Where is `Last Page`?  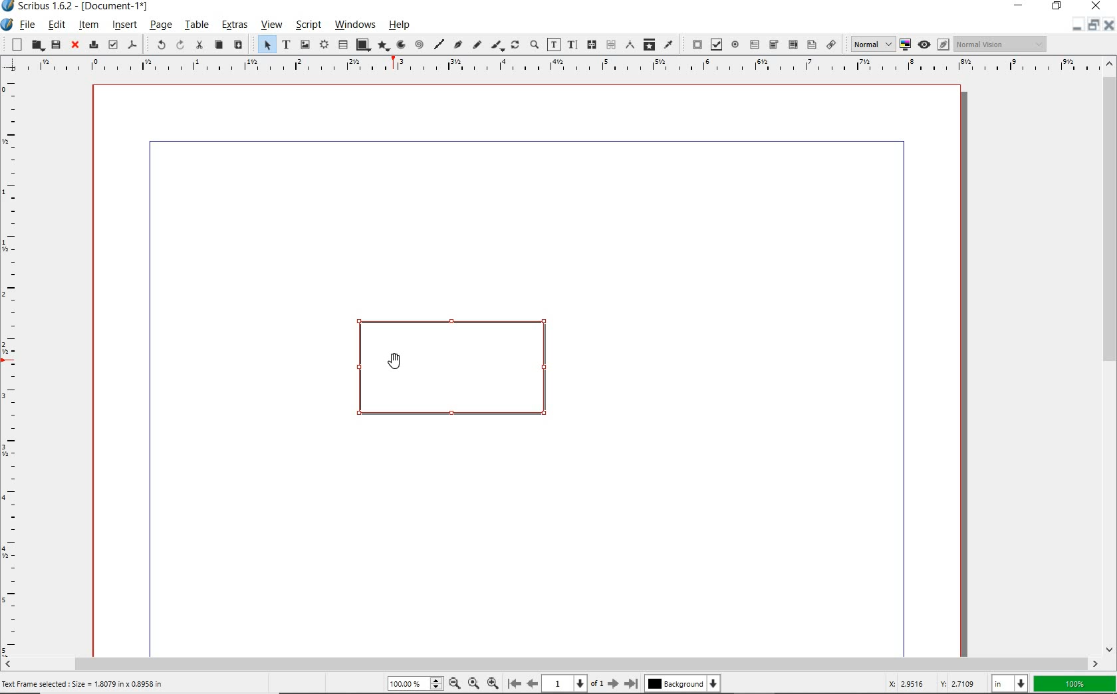
Last Page is located at coordinates (632, 683).